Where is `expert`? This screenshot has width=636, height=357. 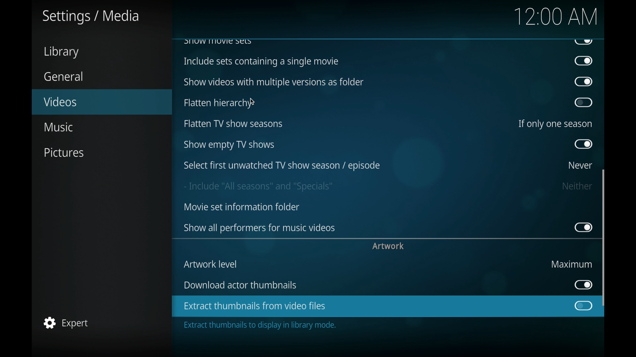 expert is located at coordinates (66, 322).